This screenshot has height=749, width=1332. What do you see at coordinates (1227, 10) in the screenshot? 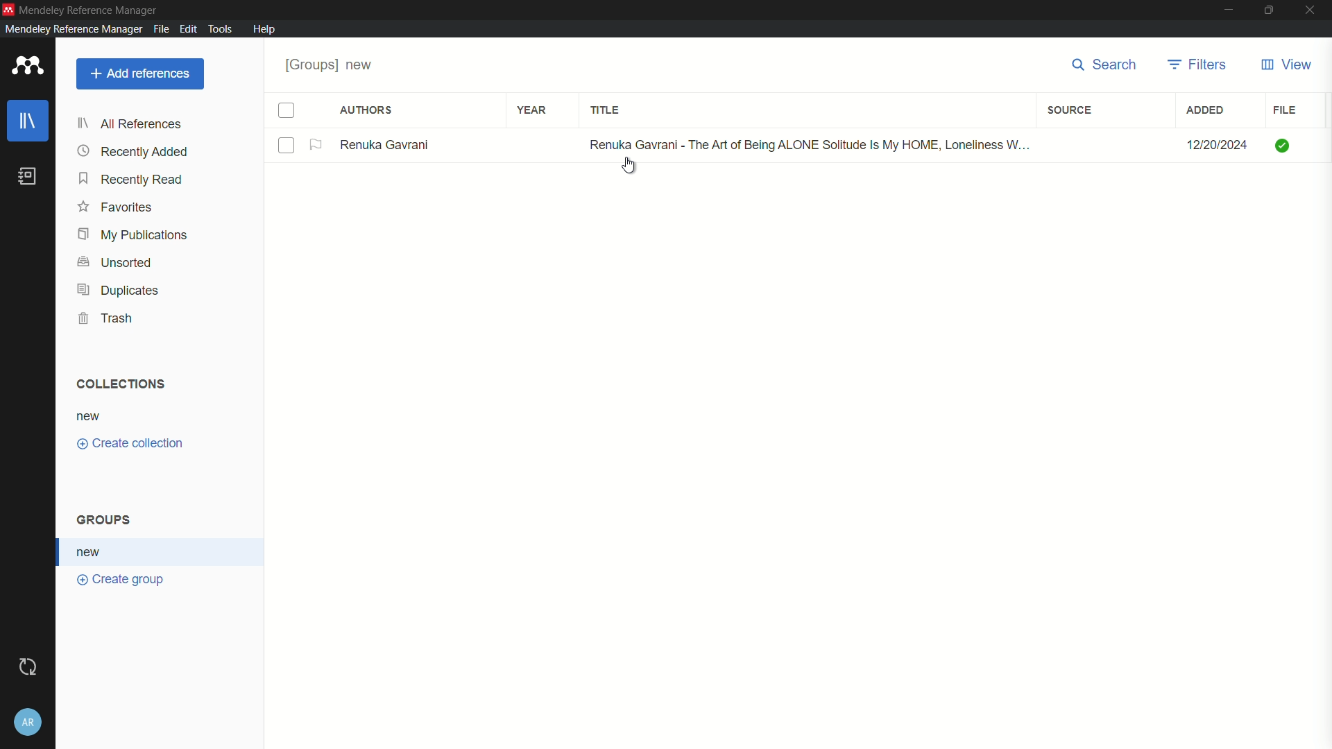
I see `minimize` at bounding box center [1227, 10].